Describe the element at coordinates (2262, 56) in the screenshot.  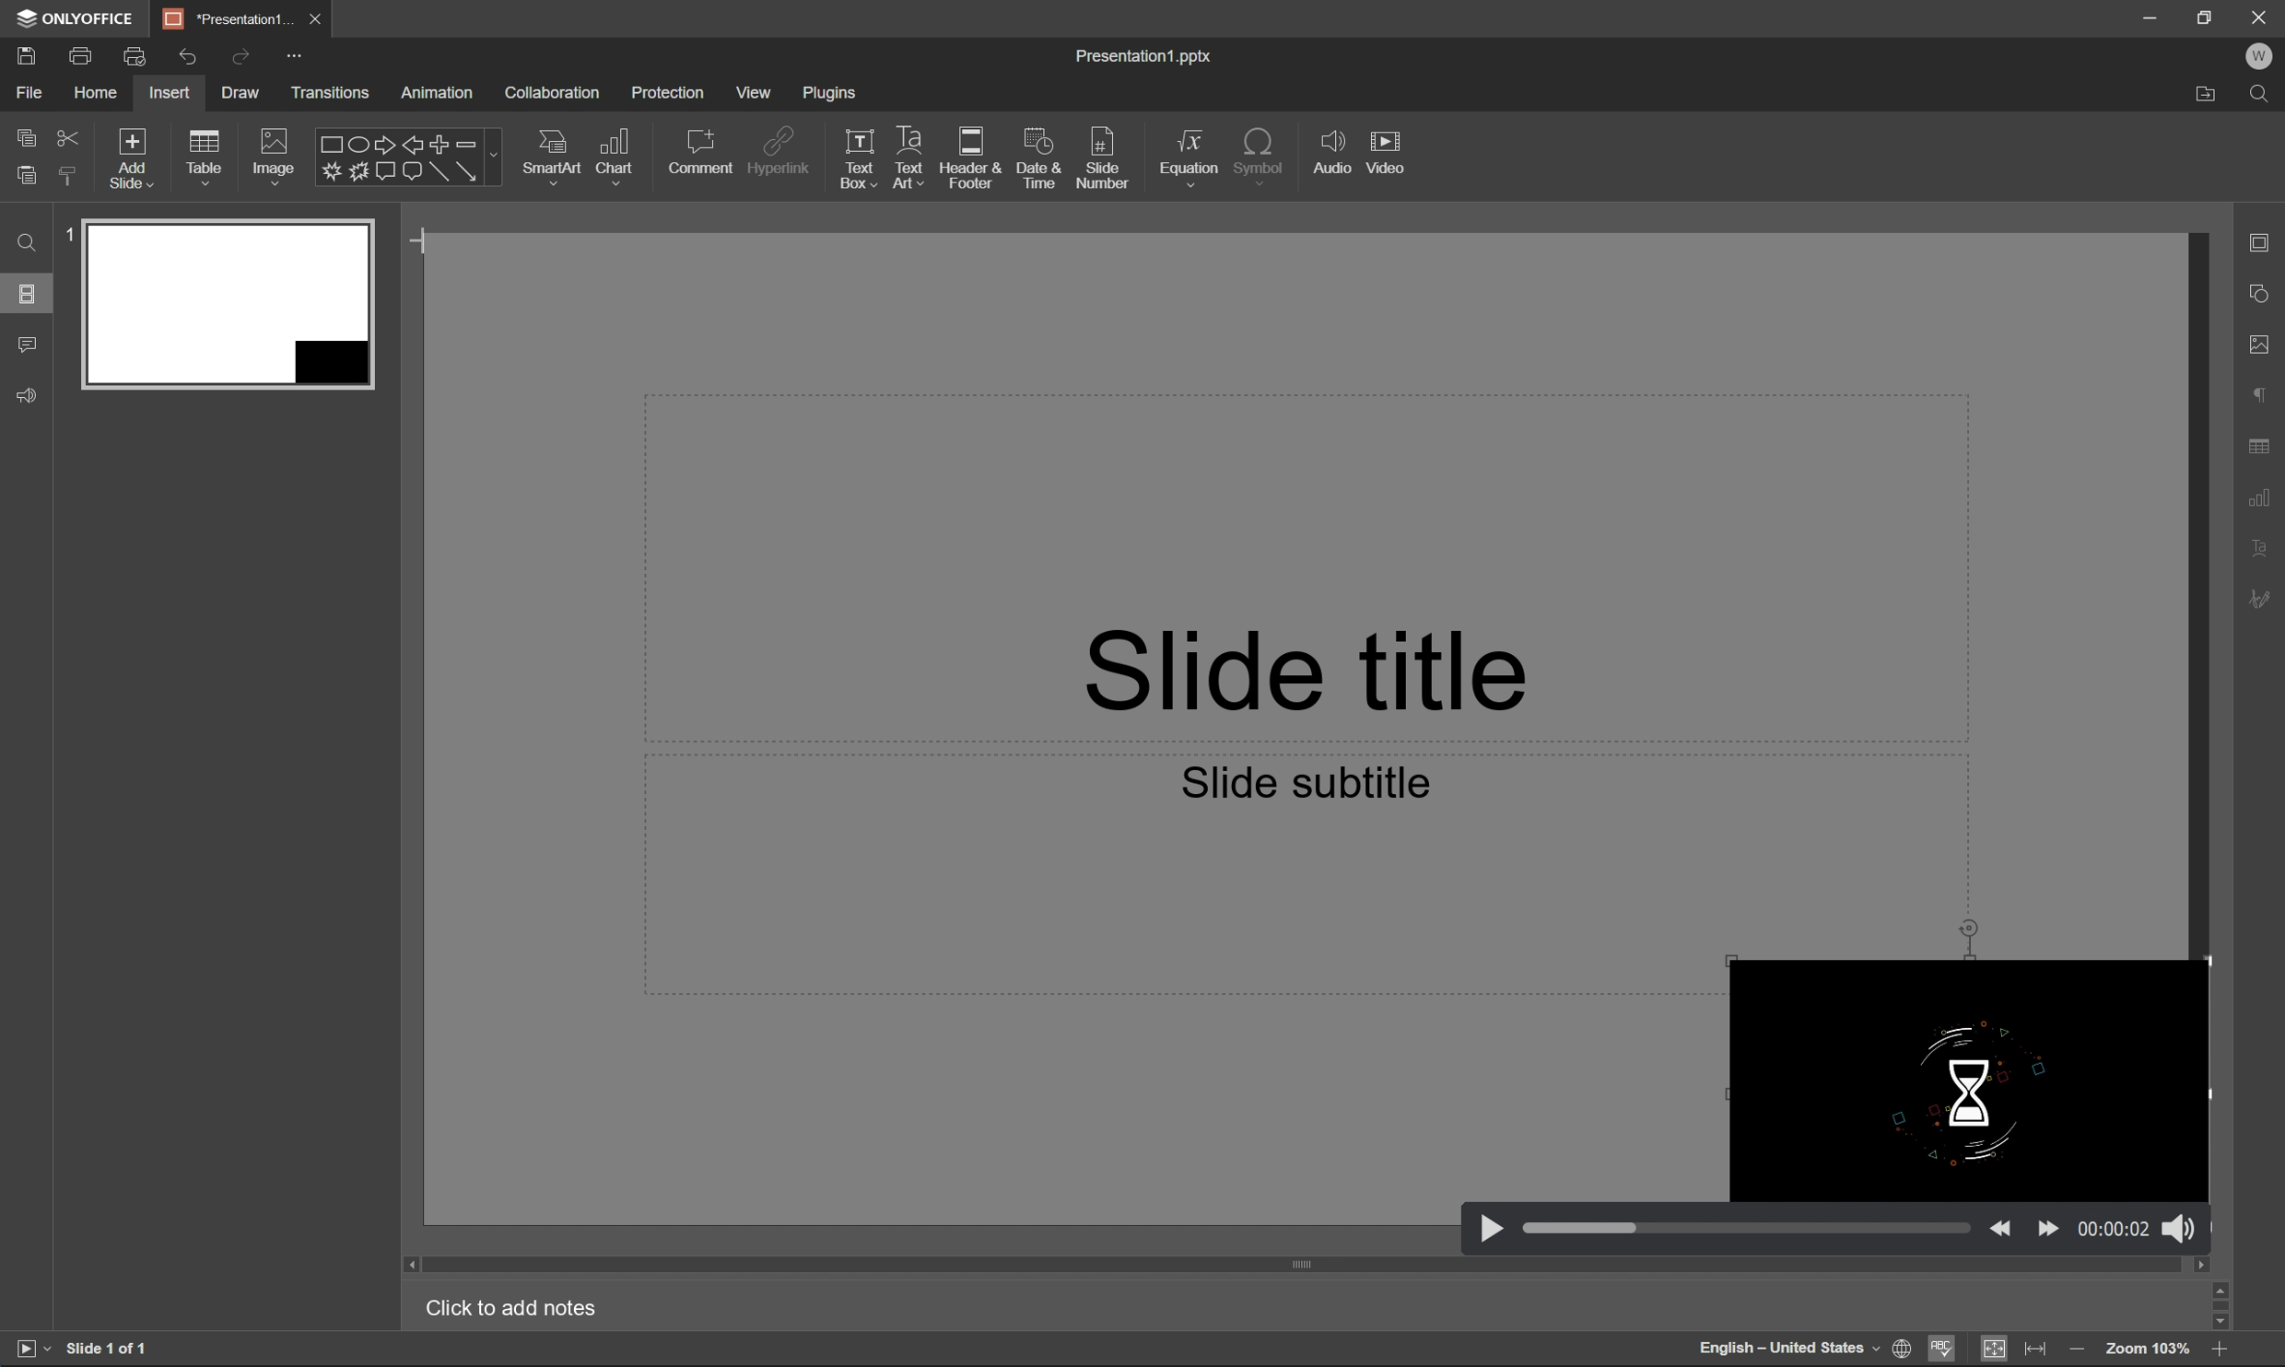
I see `W` at that location.